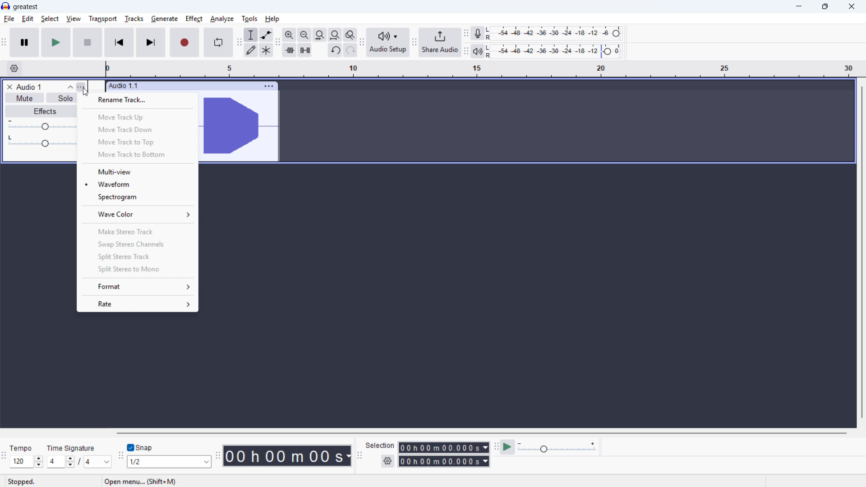 This screenshot has width=866, height=487. Describe the element at coordinates (139, 197) in the screenshot. I see `Spectrogram ` at that location.